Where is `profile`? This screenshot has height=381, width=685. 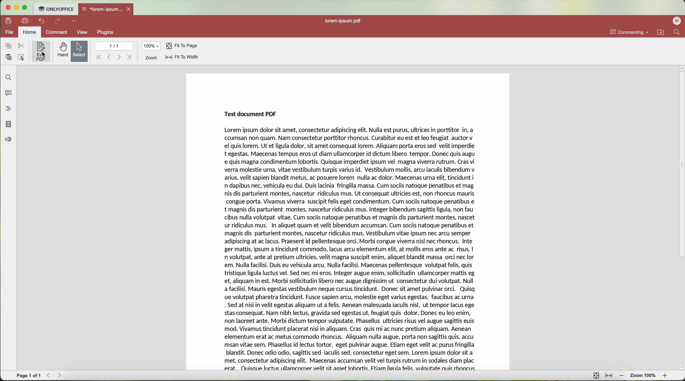
profile is located at coordinates (678, 21).